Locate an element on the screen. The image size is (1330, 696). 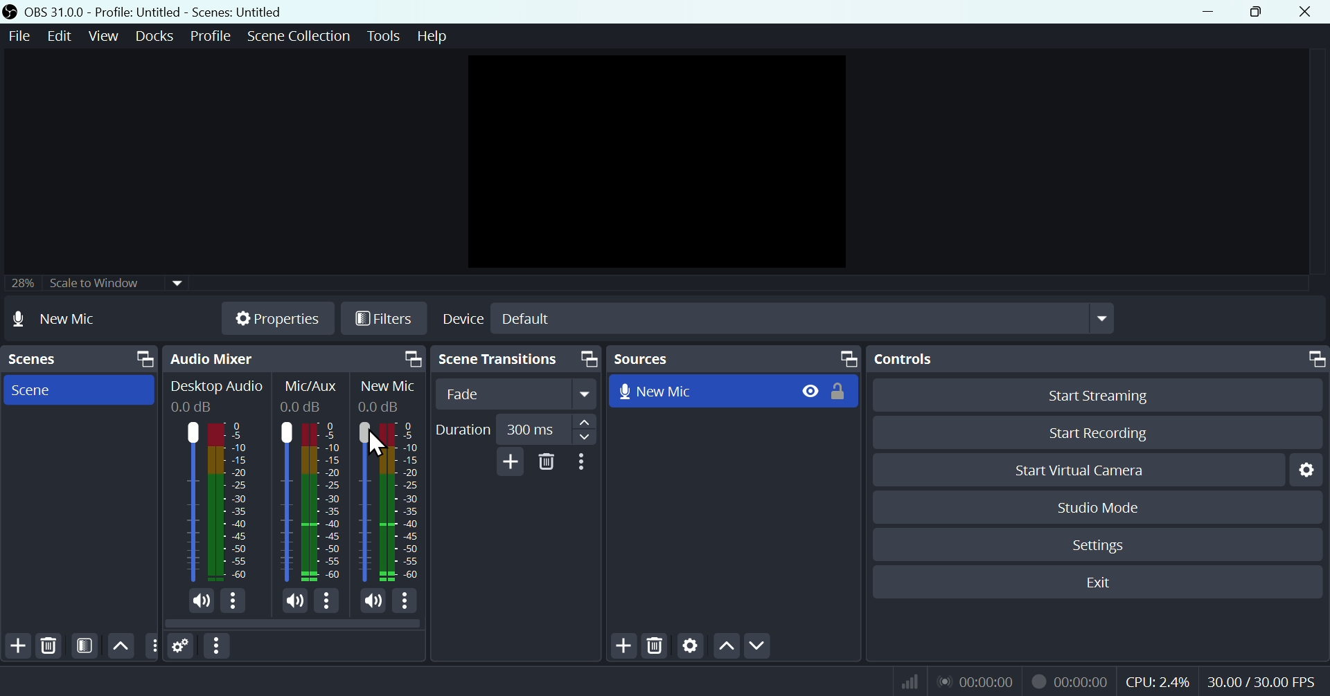
 is located at coordinates (152, 646).